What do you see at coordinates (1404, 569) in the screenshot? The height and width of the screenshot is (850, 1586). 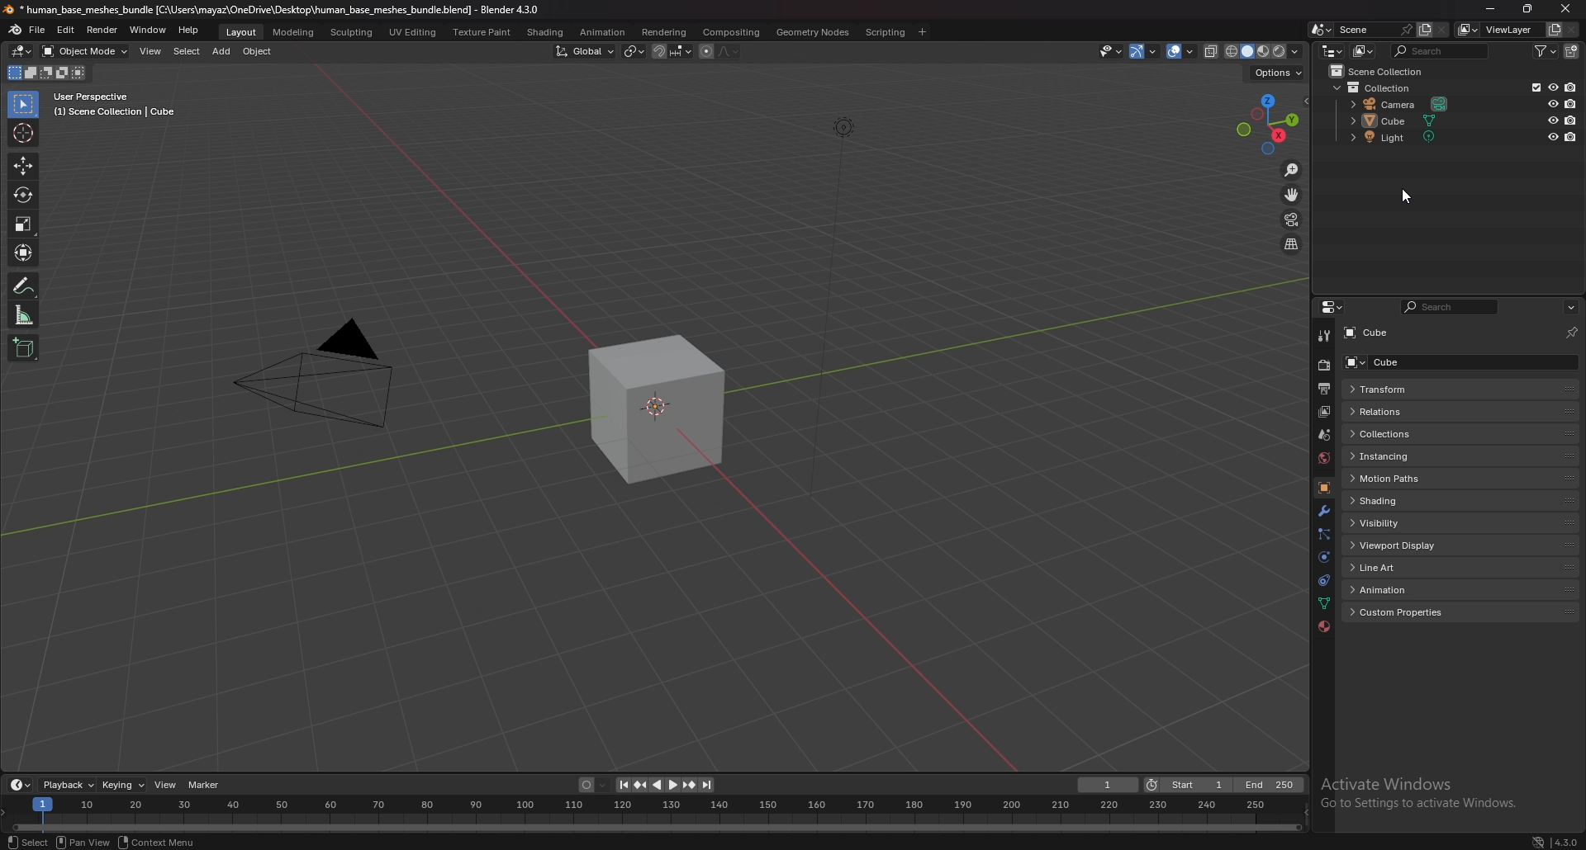 I see `line art` at bounding box center [1404, 569].